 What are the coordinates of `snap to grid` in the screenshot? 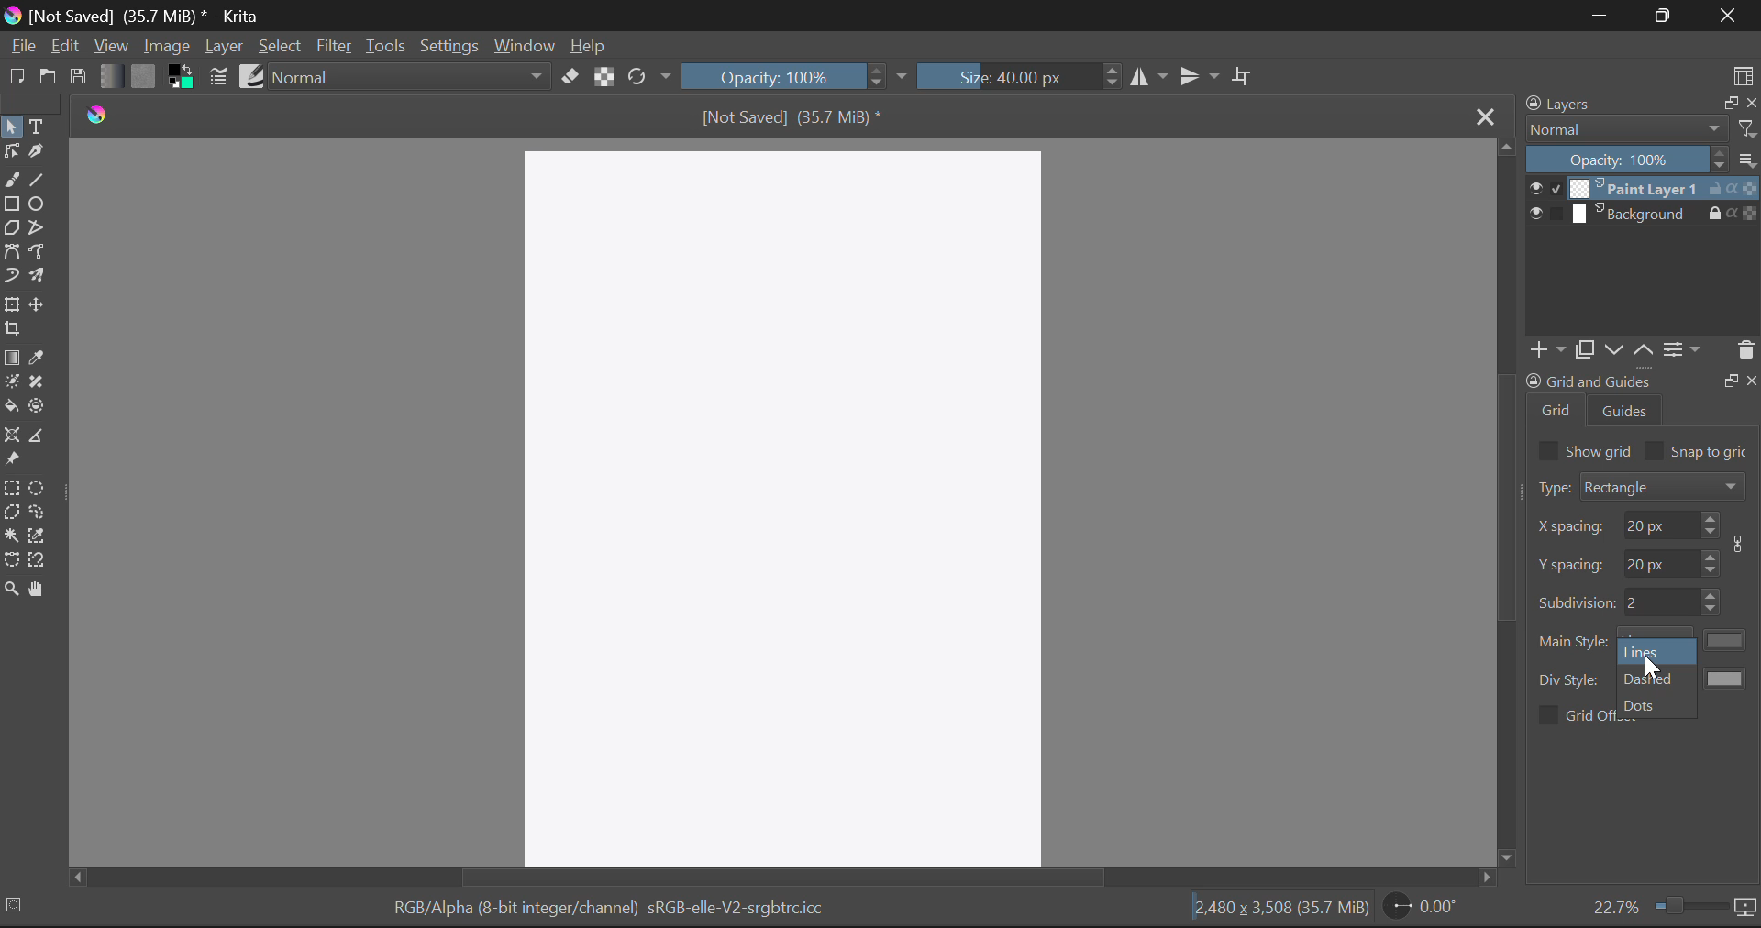 It's located at (1711, 453).